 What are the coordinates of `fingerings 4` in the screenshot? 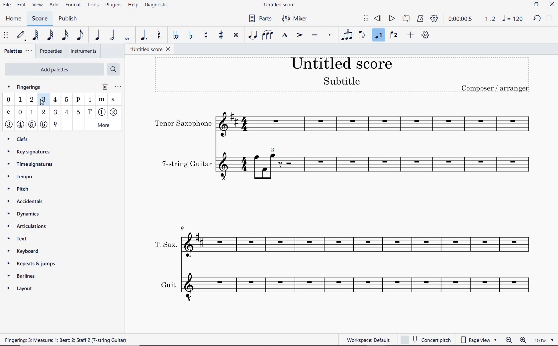 It's located at (55, 99).